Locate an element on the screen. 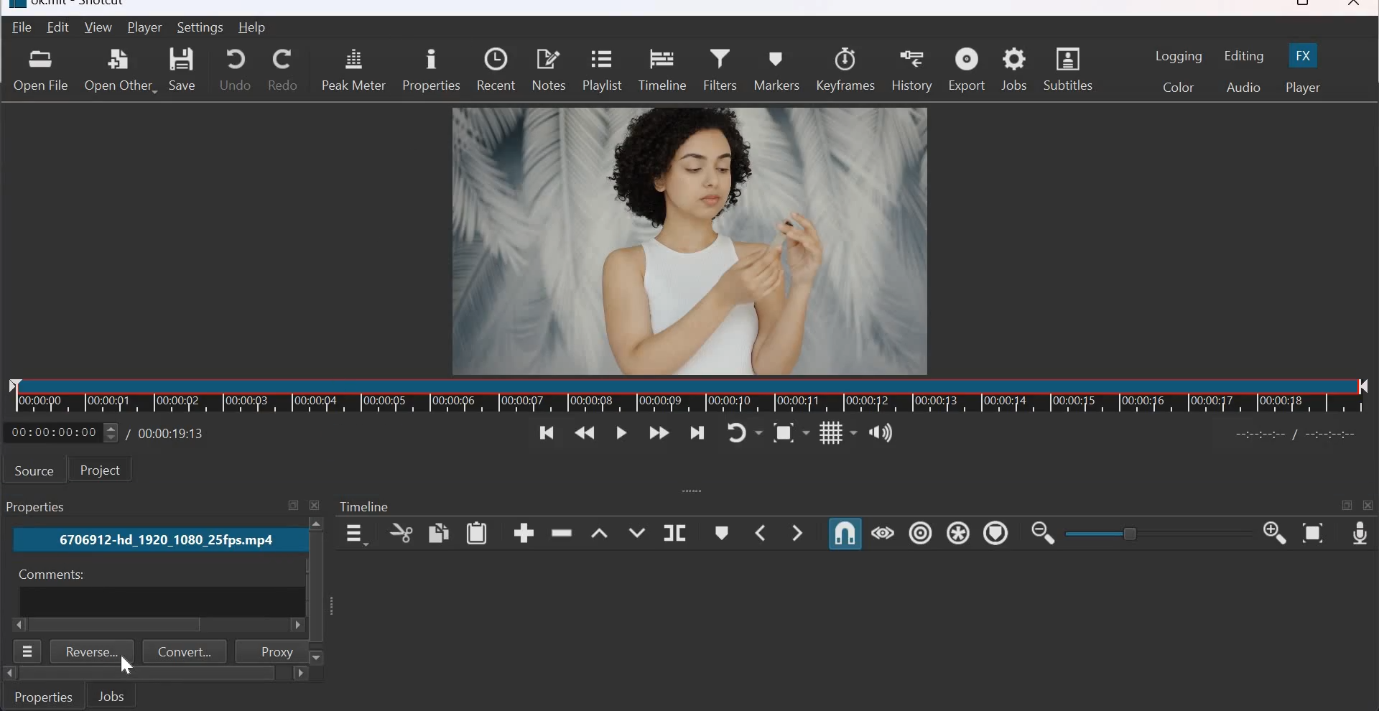 This screenshot has height=711, width=1379. Peak meter is located at coordinates (353, 70).